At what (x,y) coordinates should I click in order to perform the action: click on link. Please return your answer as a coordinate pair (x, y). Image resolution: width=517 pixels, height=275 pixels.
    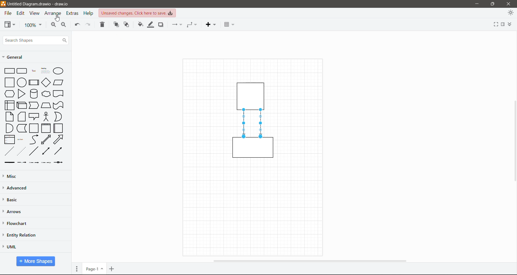
    Looking at the image, I should click on (8, 163).